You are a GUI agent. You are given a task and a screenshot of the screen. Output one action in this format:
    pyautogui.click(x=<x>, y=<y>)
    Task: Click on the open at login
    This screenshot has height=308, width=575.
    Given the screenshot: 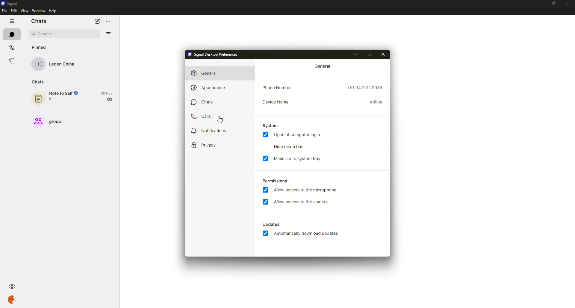 What is the action you would take?
    pyautogui.click(x=299, y=135)
    